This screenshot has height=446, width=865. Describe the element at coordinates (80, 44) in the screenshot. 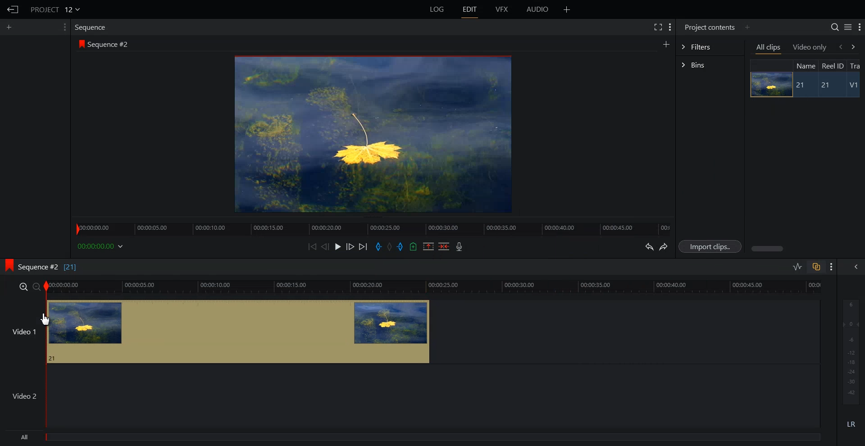

I see `logo` at that location.